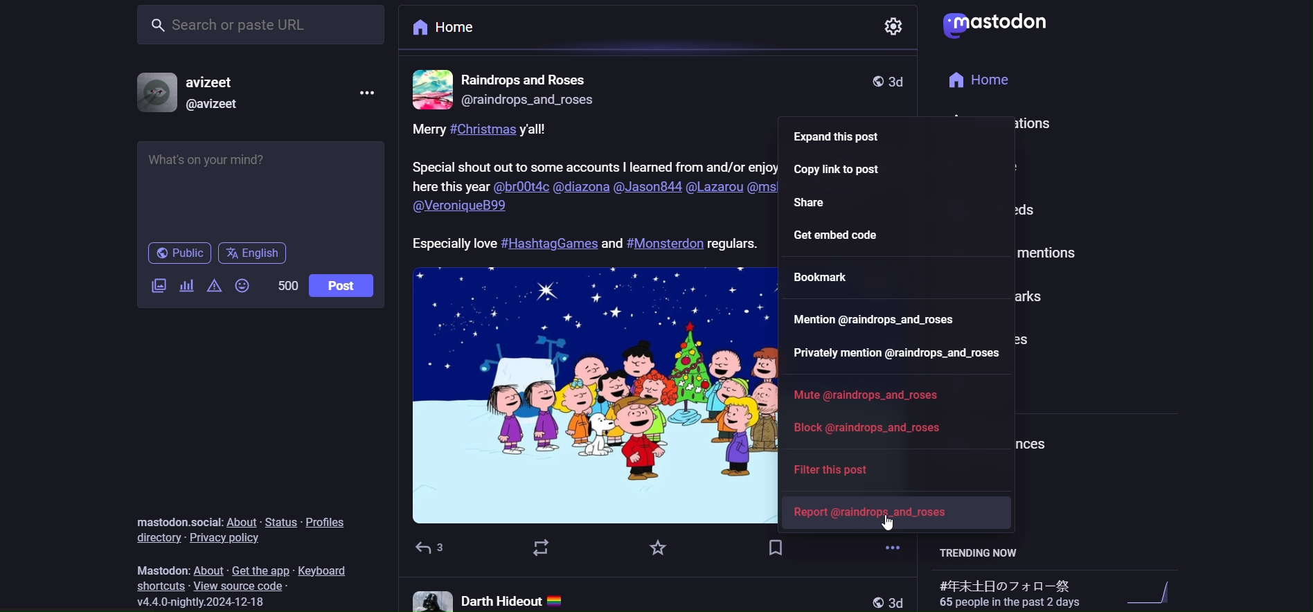  I want to click on mastodon, so click(161, 570).